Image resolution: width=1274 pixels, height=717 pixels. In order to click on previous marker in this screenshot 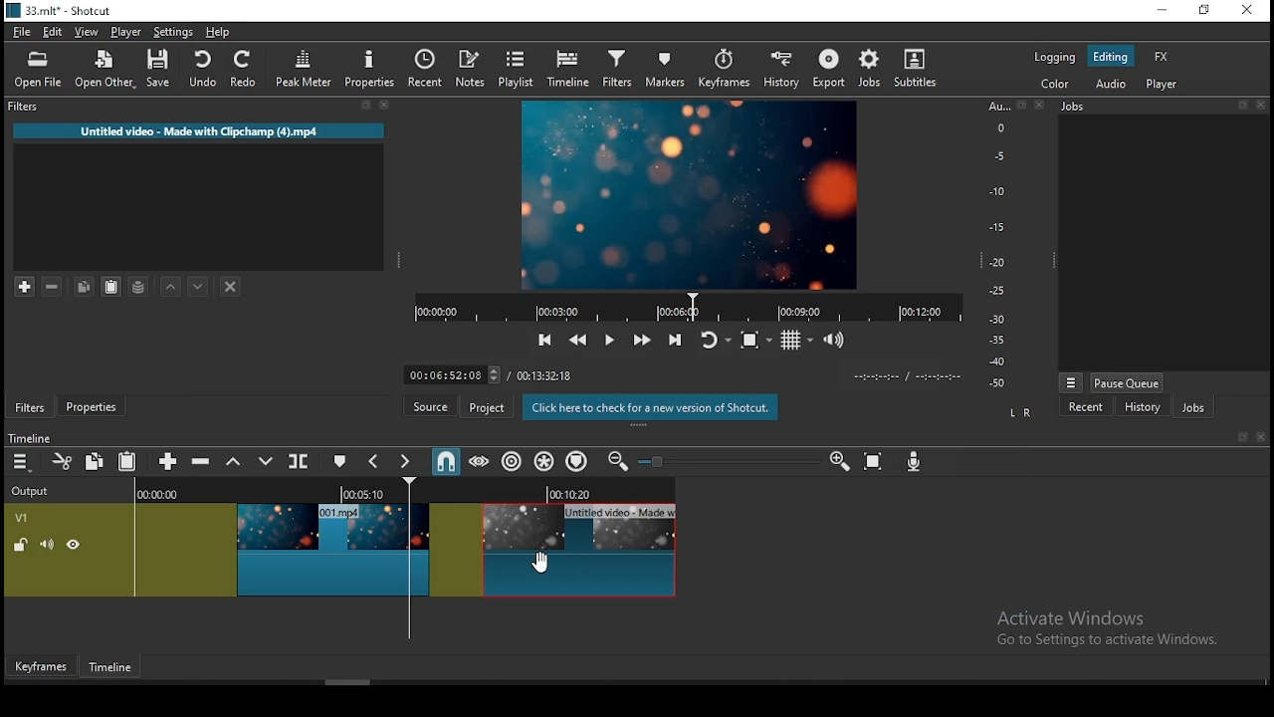, I will do `click(378, 463)`.